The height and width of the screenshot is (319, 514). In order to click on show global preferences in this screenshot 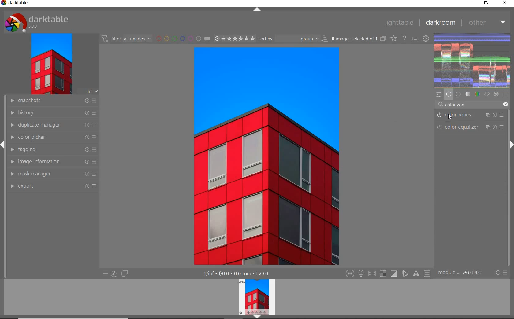, I will do `click(426, 39)`.